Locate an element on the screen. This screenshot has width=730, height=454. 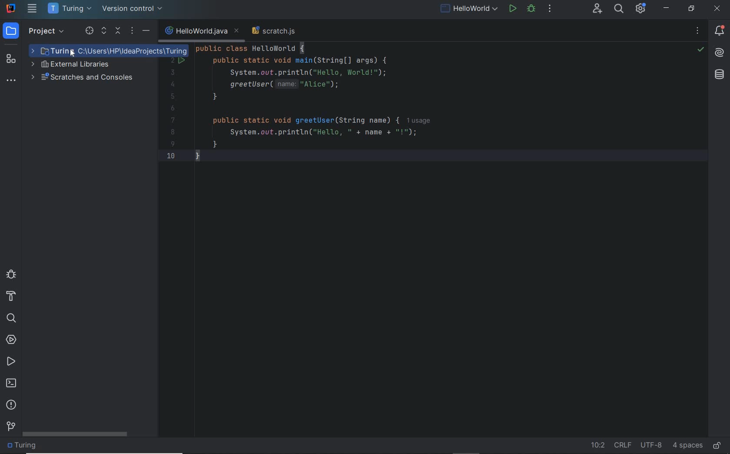
build is located at coordinates (13, 298).